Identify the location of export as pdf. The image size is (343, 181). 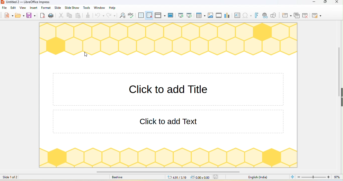
(43, 16).